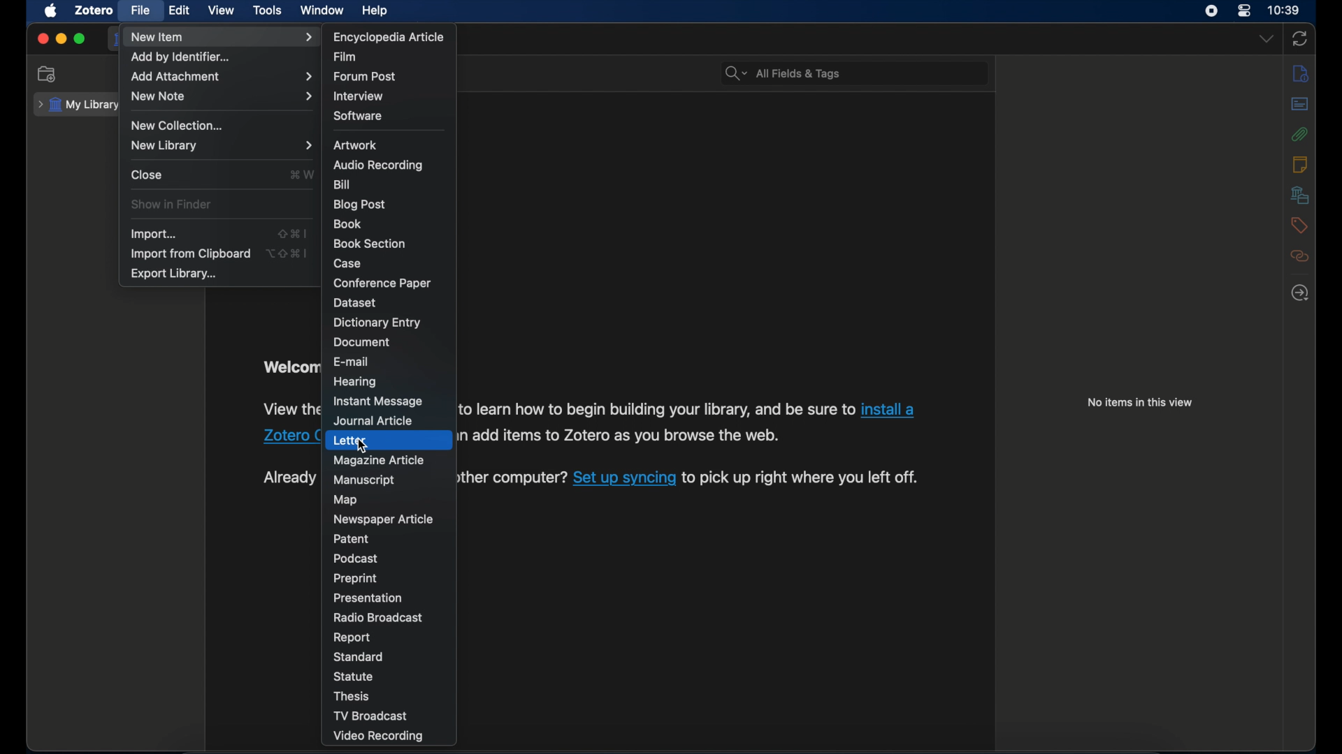  I want to click on my library, so click(77, 105).